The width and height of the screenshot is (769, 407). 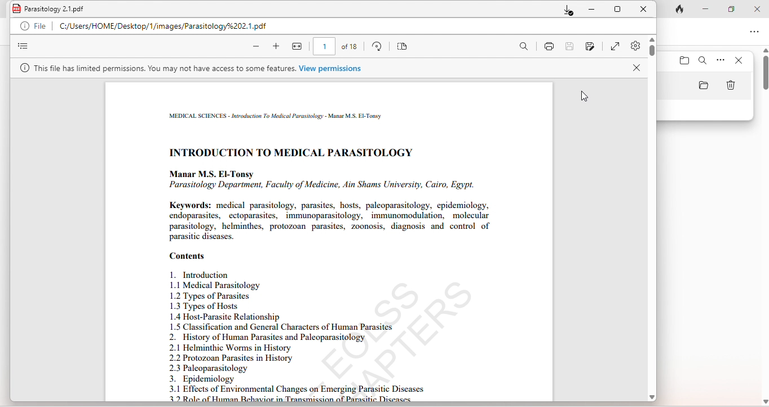 What do you see at coordinates (334, 46) in the screenshot?
I see `1 of 10` at bounding box center [334, 46].